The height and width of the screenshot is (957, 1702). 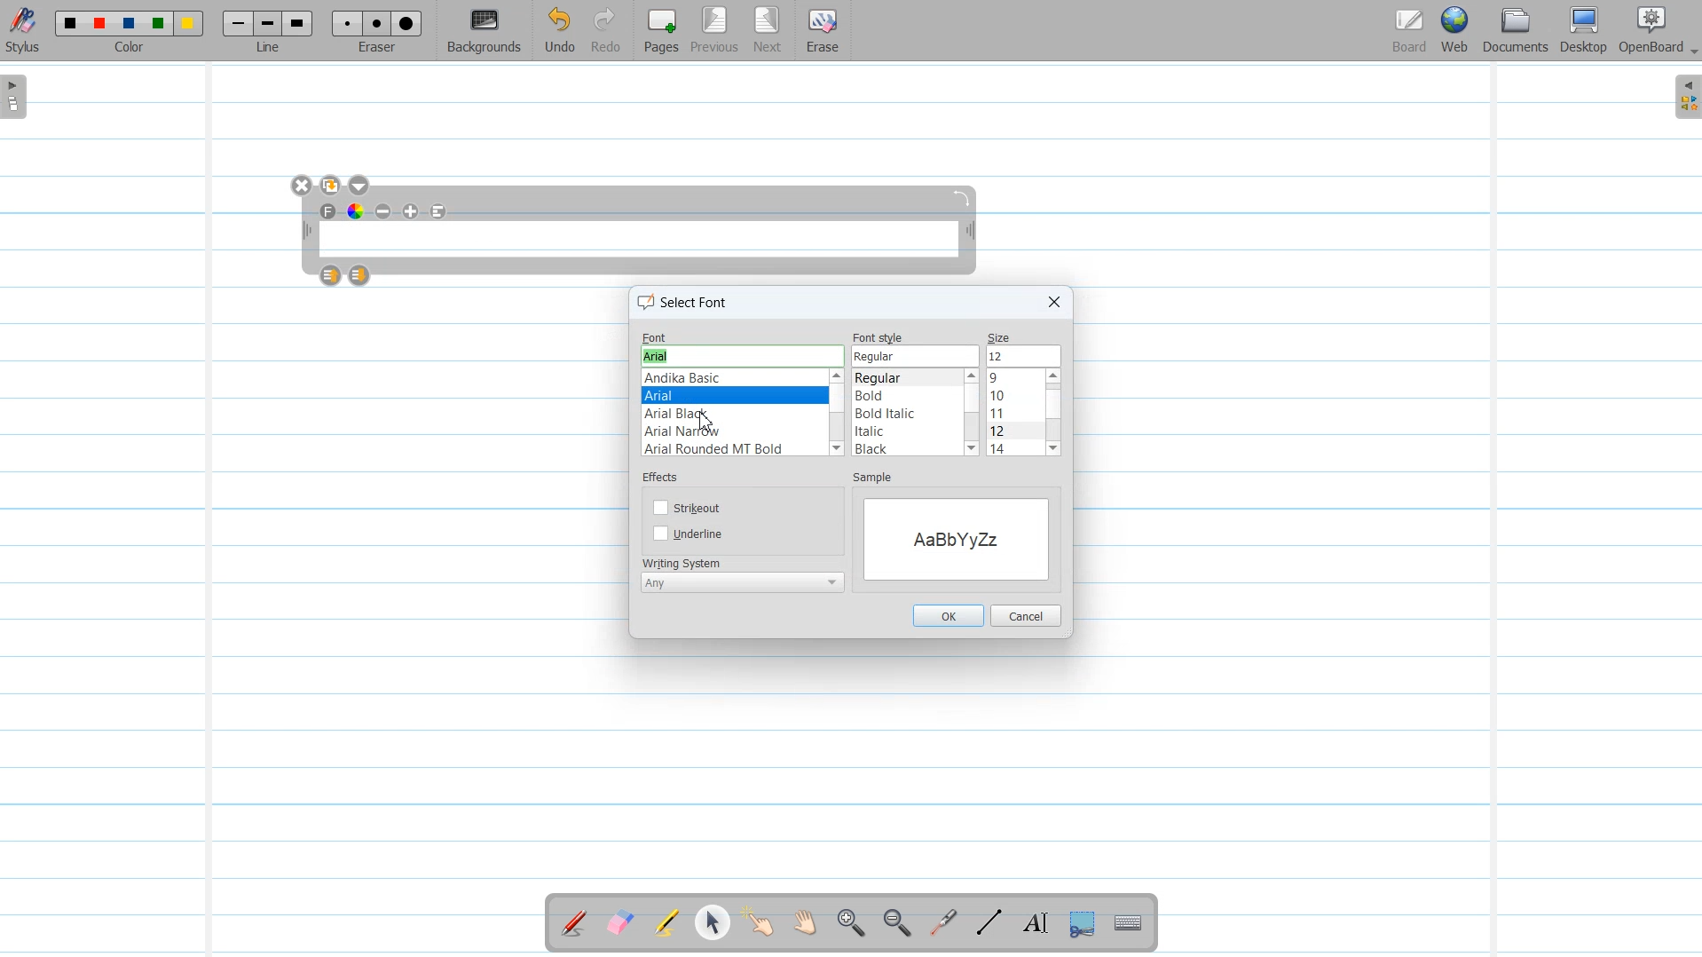 What do you see at coordinates (356, 210) in the screenshot?
I see `Text Color` at bounding box center [356, 210].